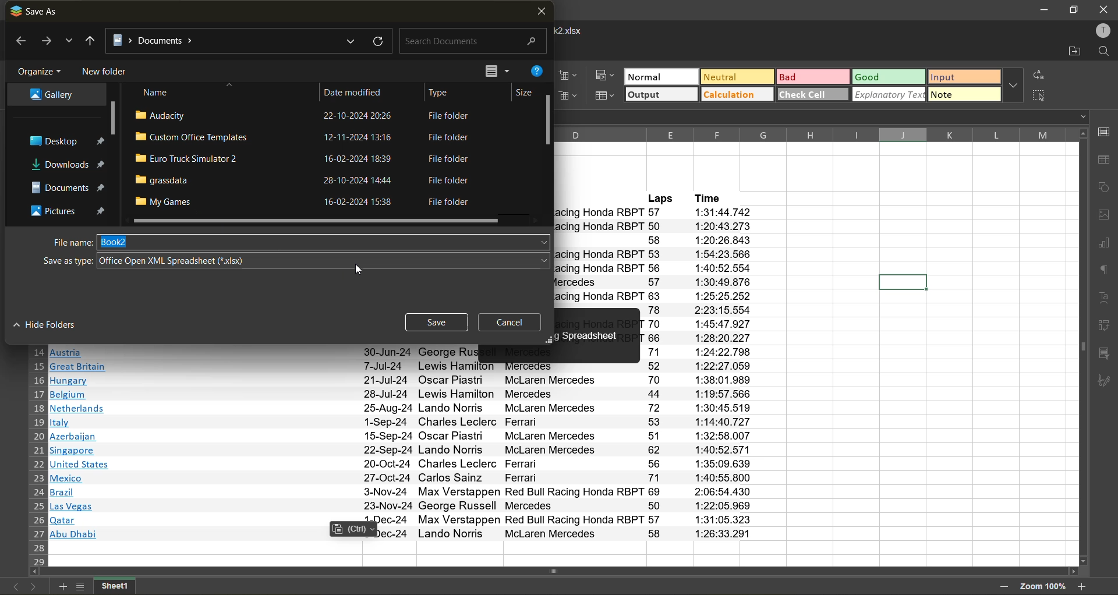  Describe the element at coordinates (470, 42) in the screenshot. I see `search` at that location.